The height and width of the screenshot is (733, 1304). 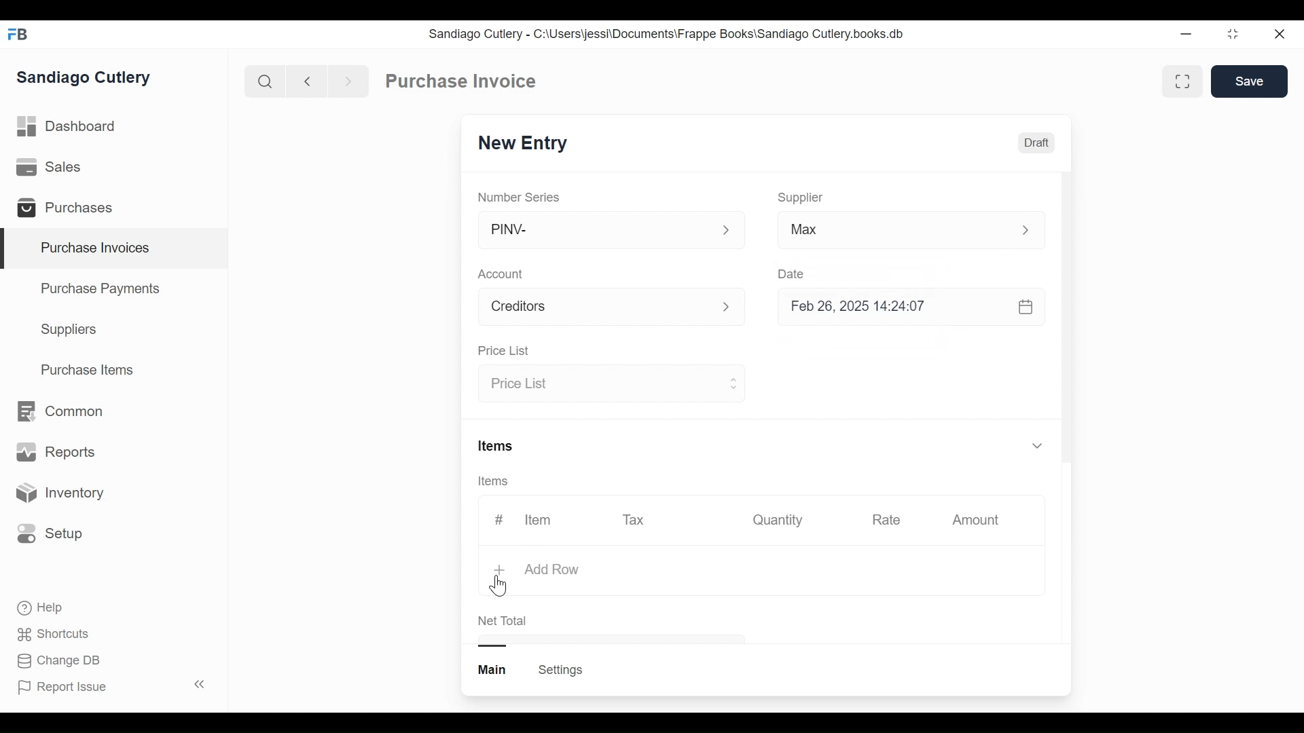 What do you see at coordinates (501, 571) in the screenshot?
I see `+` at bounding box center [501, 571].